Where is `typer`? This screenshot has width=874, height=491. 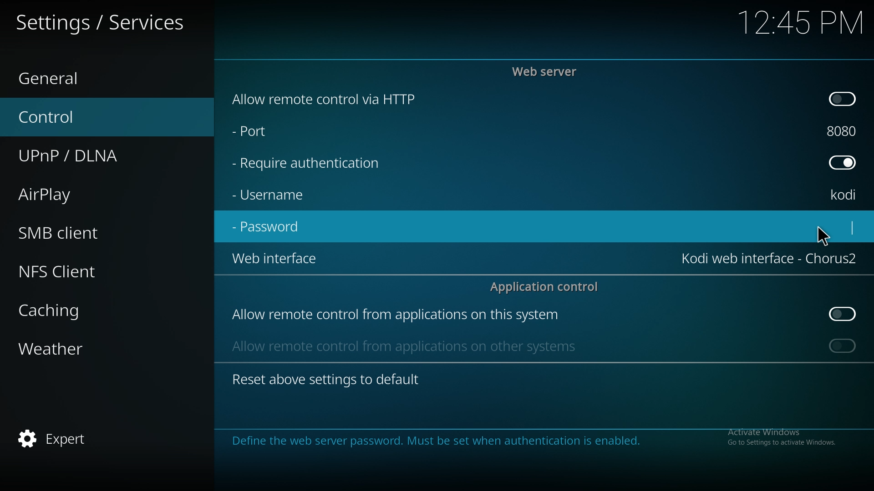
typer is located at coordinates (854, 225).